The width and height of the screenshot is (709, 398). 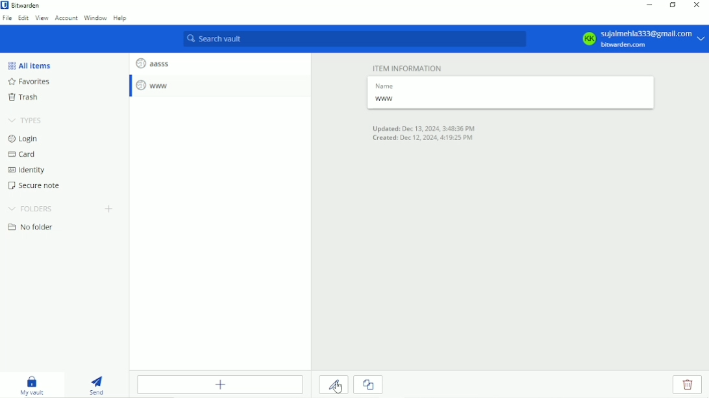 What do you see at coordinates (368, 384) in the screenshot?
I see `Cloe` at bounding box center [368, 384].